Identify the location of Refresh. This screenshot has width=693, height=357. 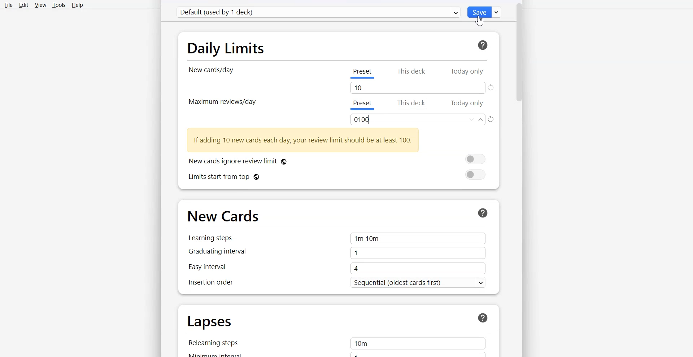
(492, 88).